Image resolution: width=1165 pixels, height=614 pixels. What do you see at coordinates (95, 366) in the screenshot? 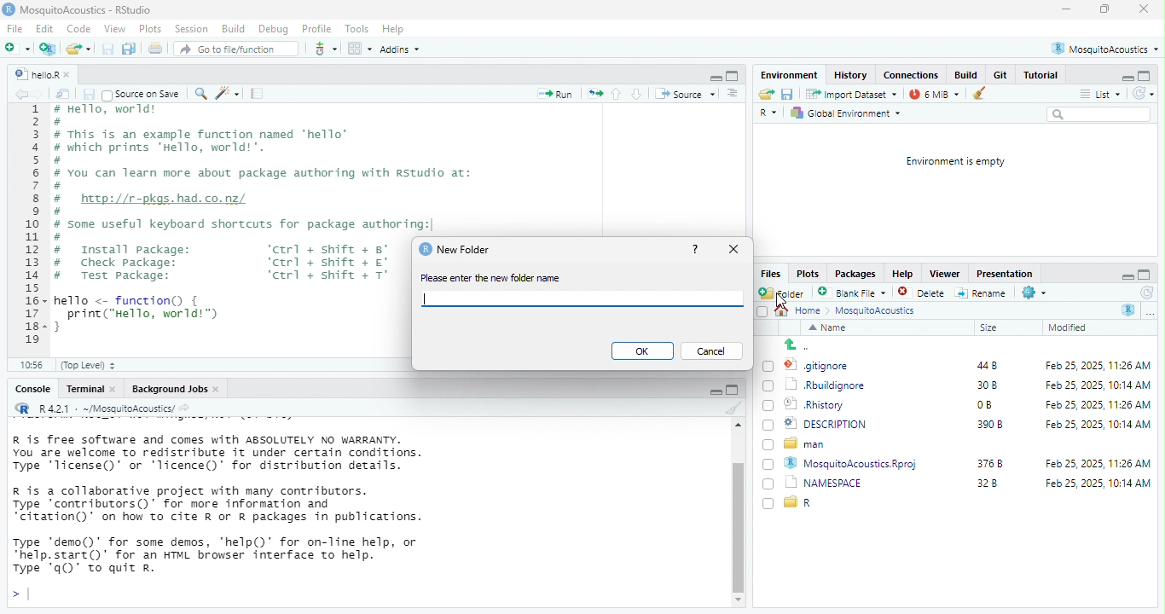
I see `(Top Level) ` at bounding box center [95, 366].